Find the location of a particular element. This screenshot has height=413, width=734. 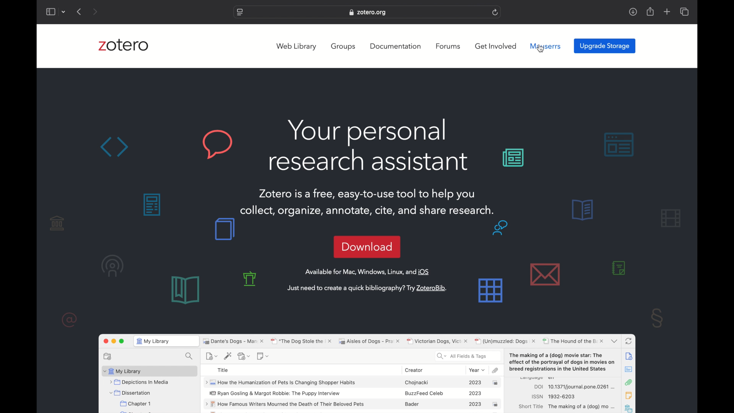

website address is located at coordinates (368, 13).